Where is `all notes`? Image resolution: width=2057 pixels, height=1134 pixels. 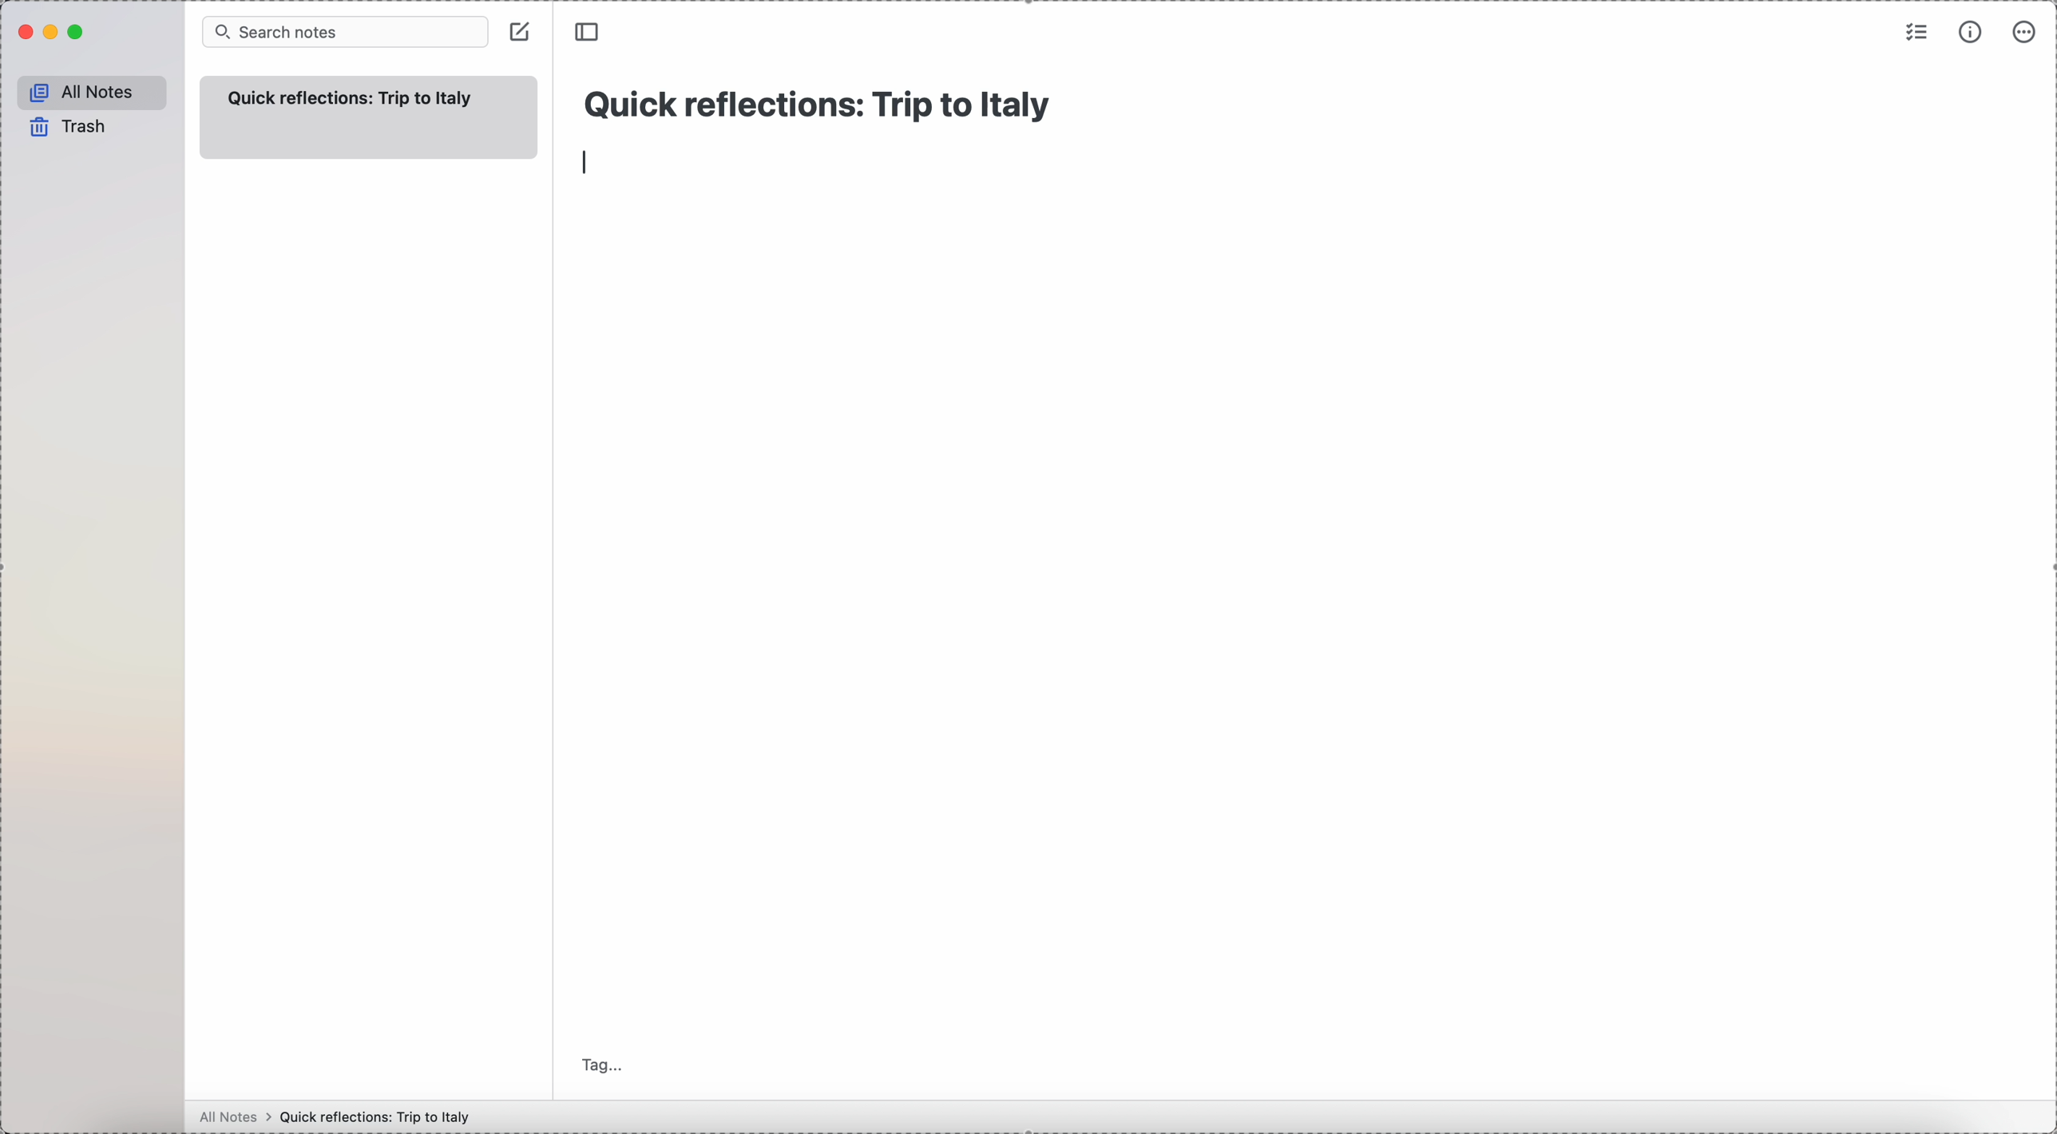 all notes is located at coordinates (230, 1118).